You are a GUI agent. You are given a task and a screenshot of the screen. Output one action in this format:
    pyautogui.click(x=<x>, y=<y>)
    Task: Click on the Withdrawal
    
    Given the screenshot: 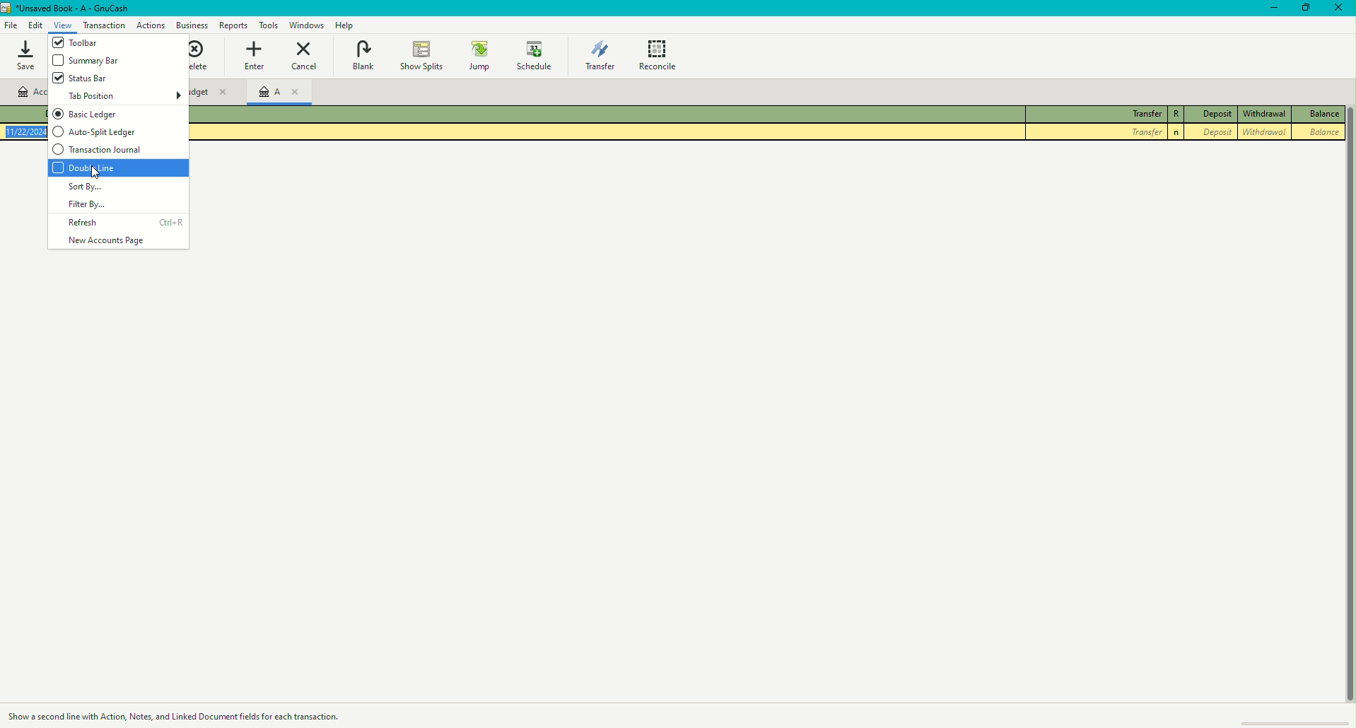 What is the action you would take?
    pyautogui.click(x=1261, y=115)
    